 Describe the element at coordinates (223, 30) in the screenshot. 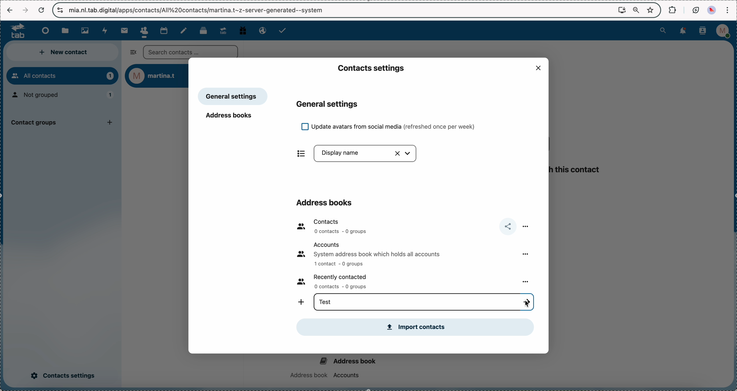

I see `upgrade` at that location.